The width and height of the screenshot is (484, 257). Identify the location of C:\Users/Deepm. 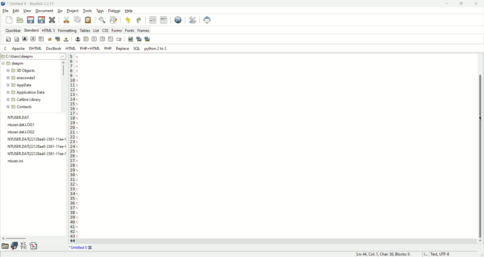
(32, 56).